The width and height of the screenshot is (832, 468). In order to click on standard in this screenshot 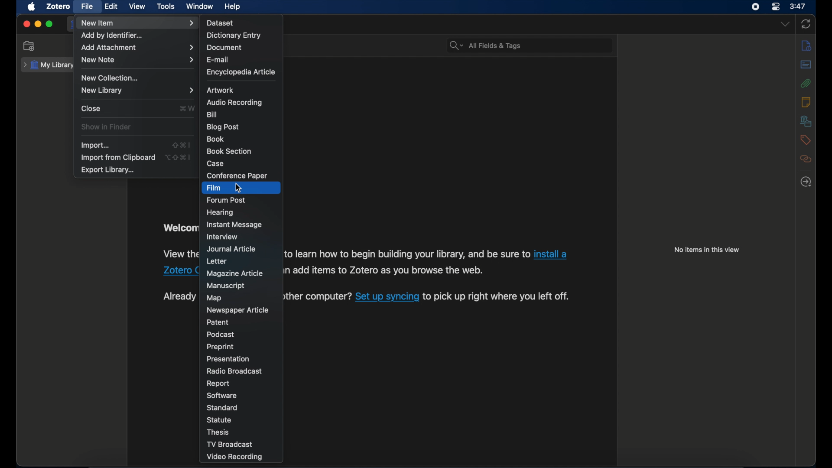, I will do `click(223, 408)`.